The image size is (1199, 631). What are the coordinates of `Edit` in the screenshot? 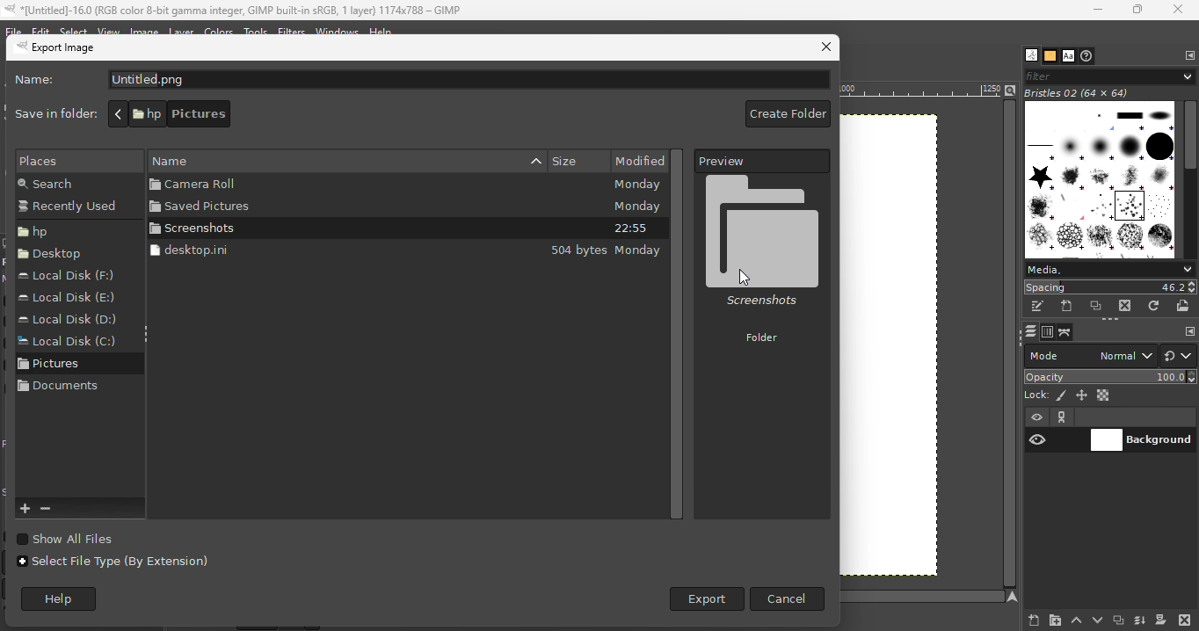 It's located at (40, 29).